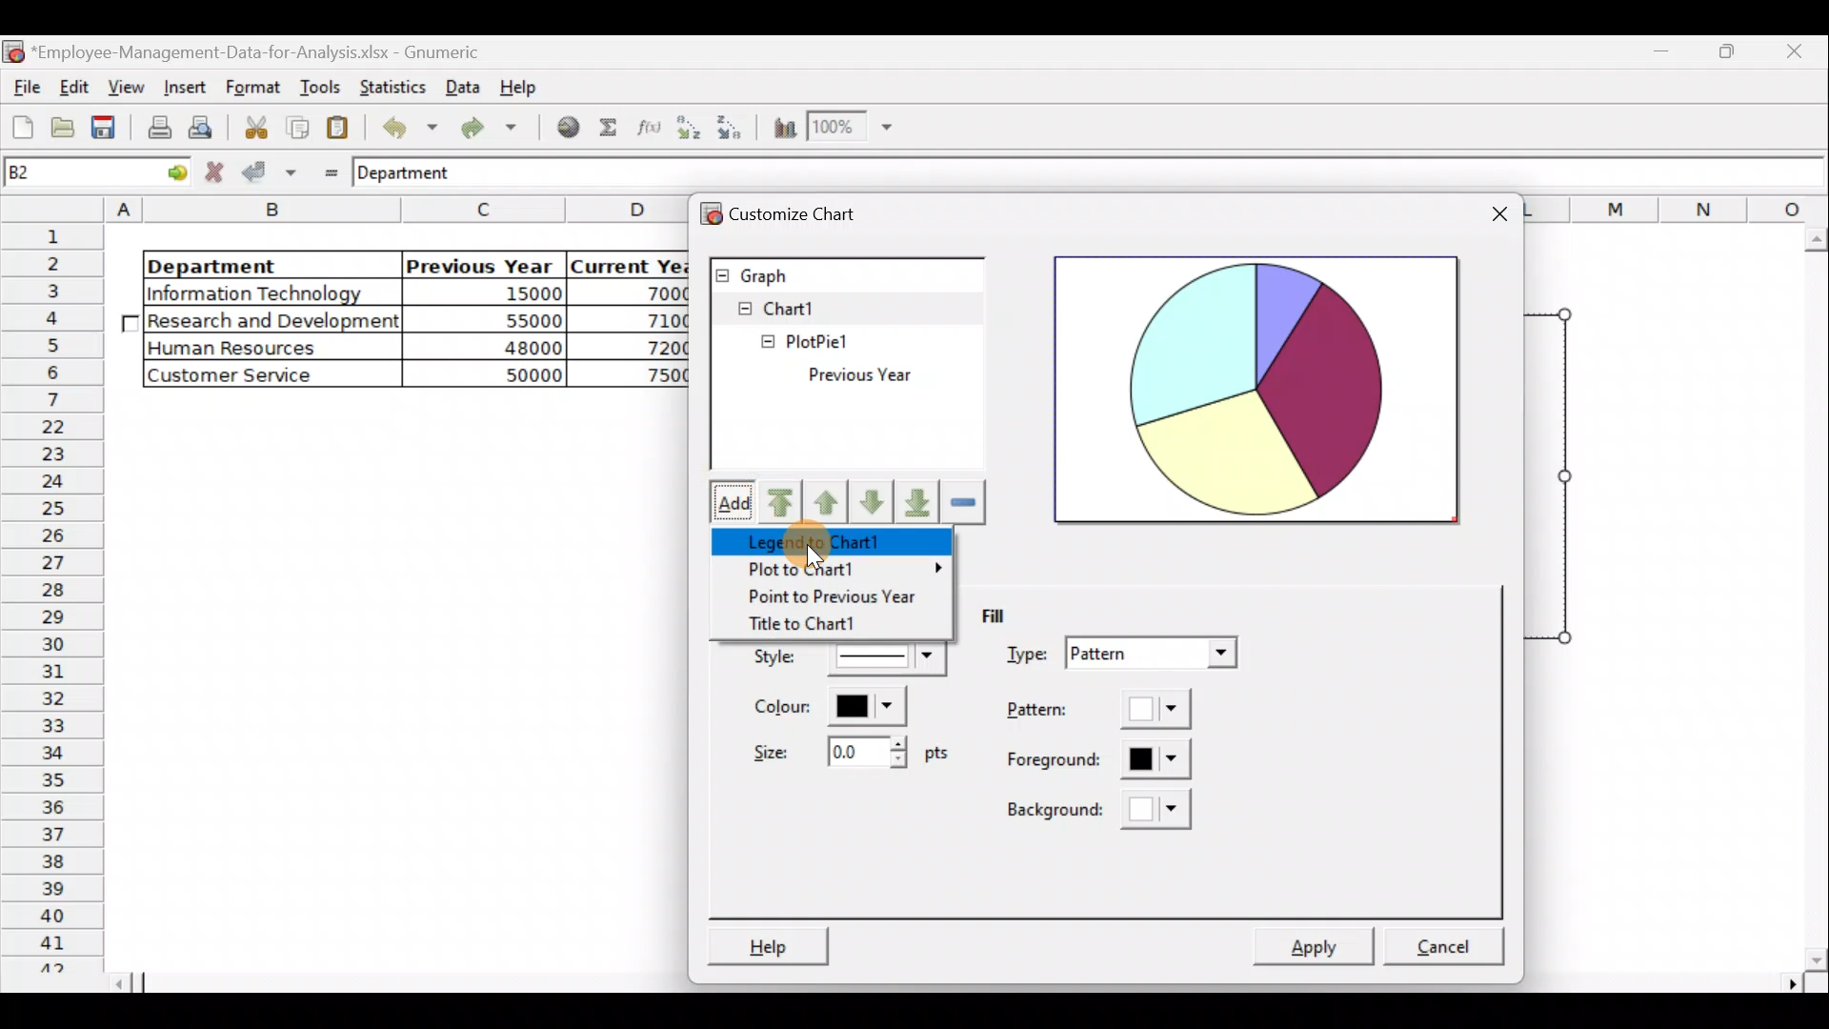 This screenshot has width=1829, height=1029. Describe the element at coordinates (480, 262) in the screenshot. I see `Previous Year` at that location.